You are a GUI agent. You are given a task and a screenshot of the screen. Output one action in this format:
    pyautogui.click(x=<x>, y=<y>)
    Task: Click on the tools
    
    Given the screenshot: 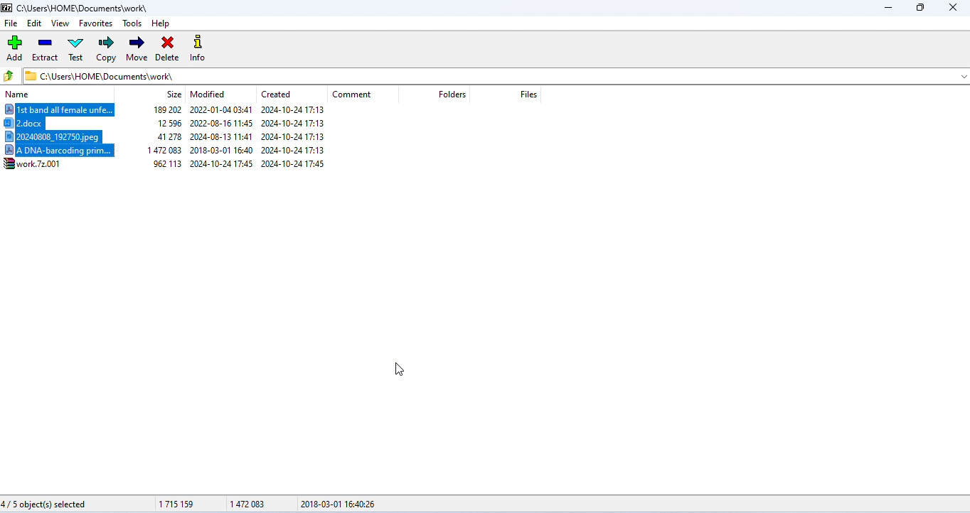 What is the action you would take?
    pyautogui.click(x=134, y=23)
    